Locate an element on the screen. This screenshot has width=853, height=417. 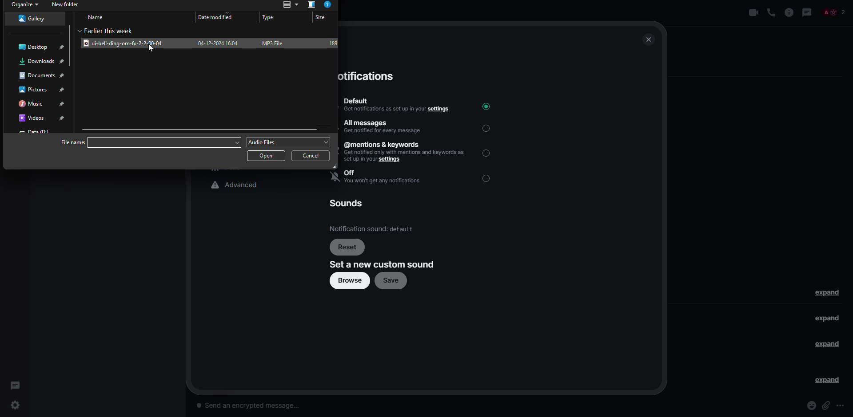
emoji is located at coordinates (811, 405).